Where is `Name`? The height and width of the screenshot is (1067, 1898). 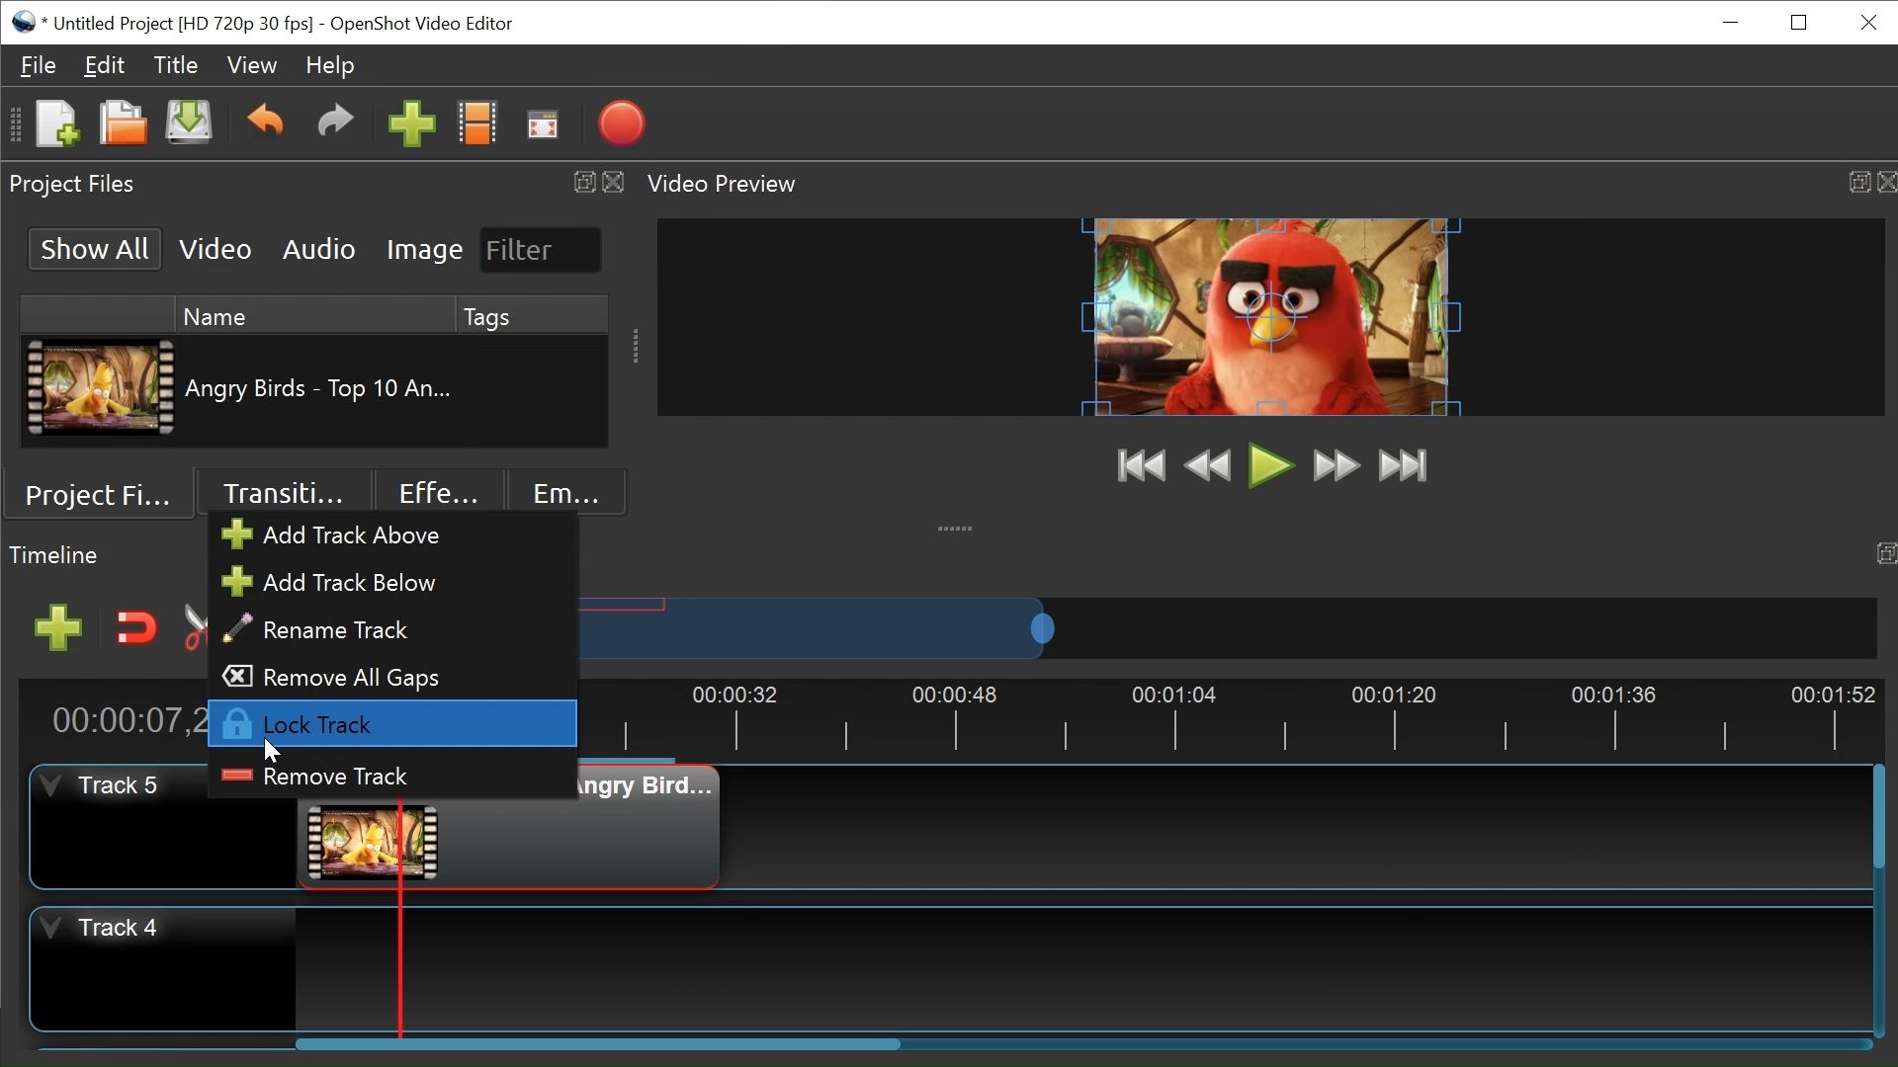 Name is located at coordinates (307, 315).